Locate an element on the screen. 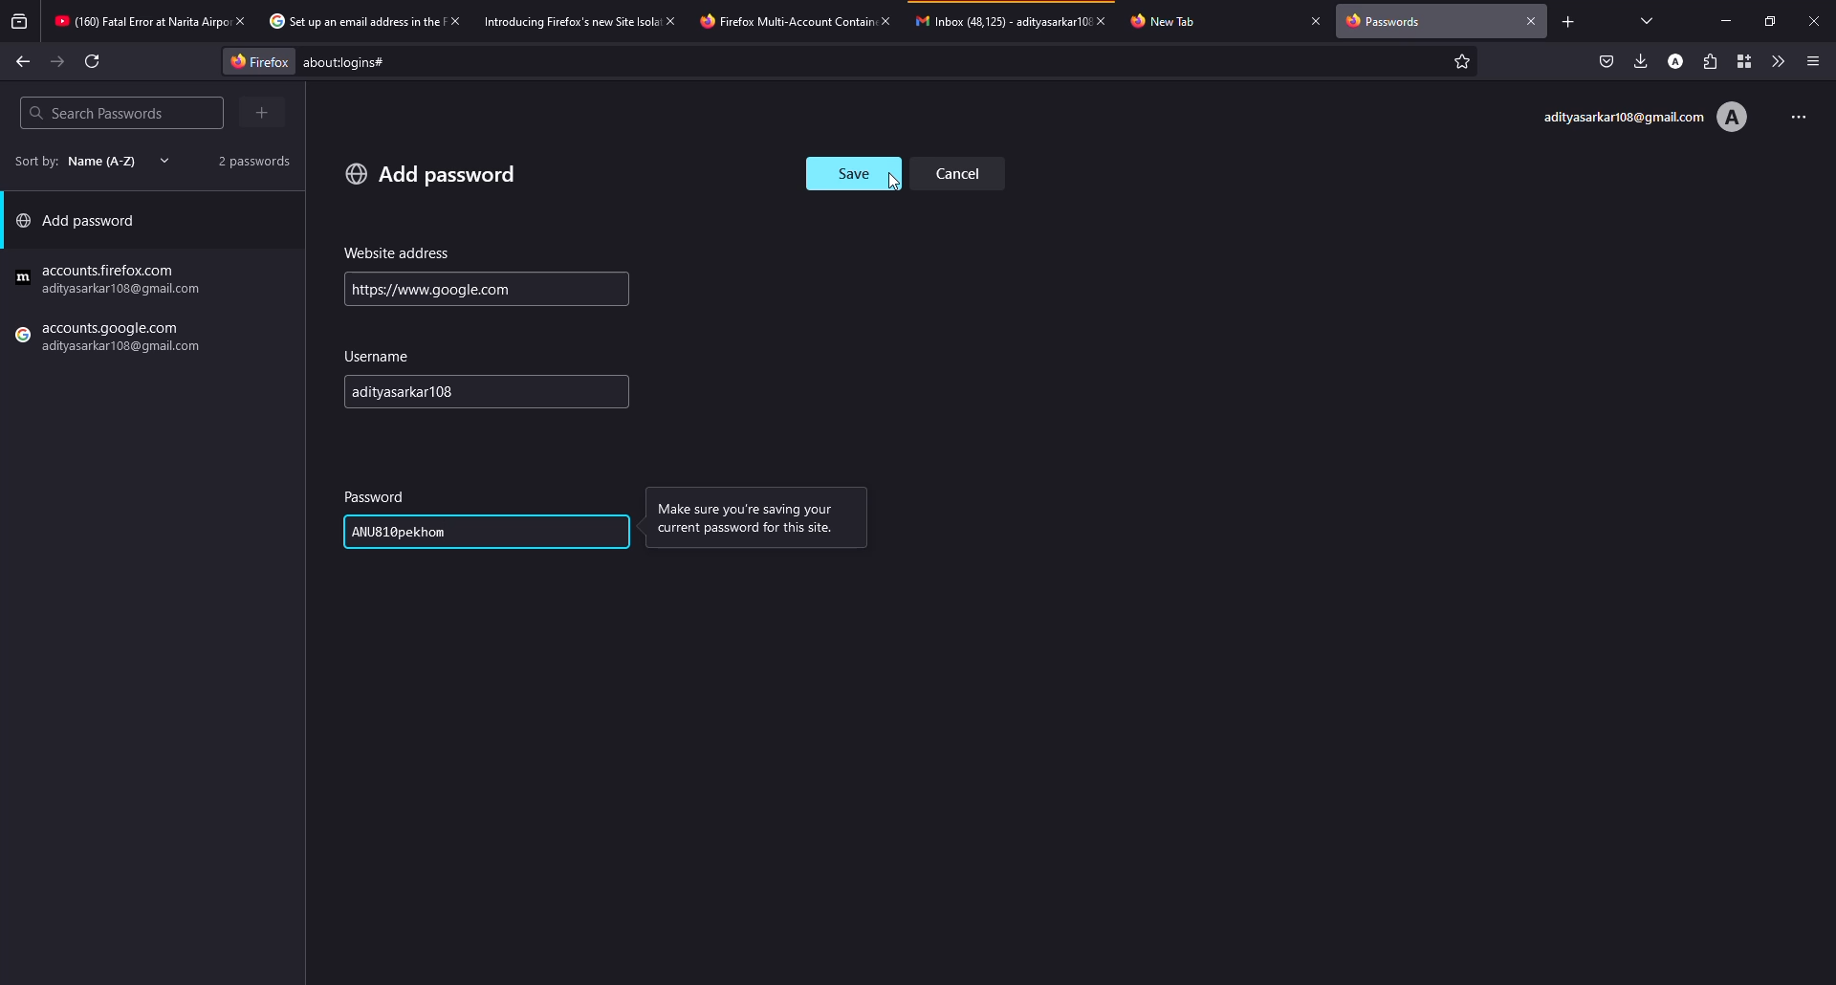  www.google.com is located at coordinates (430, 289).